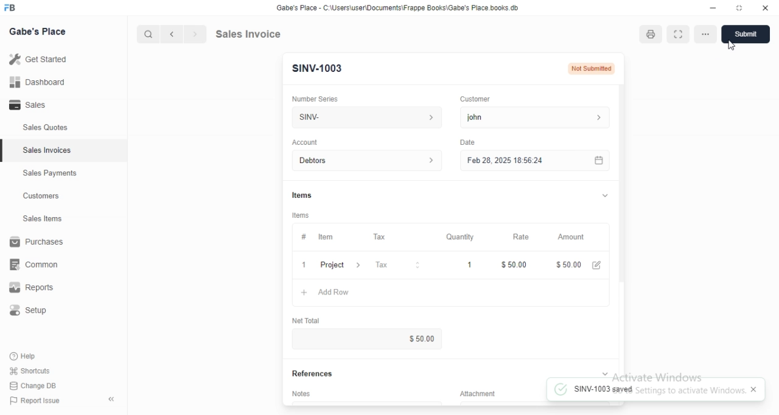 The width and height of the screenshot is (779, 415). What do you see at coordinates (407, 339) in the screenshot?
I see `$0.00` at bounding box center [407, 339].